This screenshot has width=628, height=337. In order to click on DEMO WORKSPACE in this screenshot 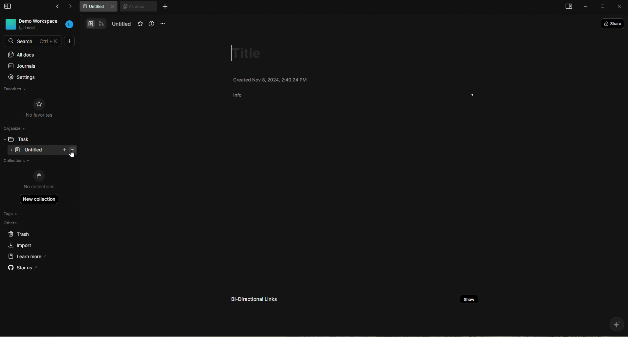, I will do `click(40, 21)`.